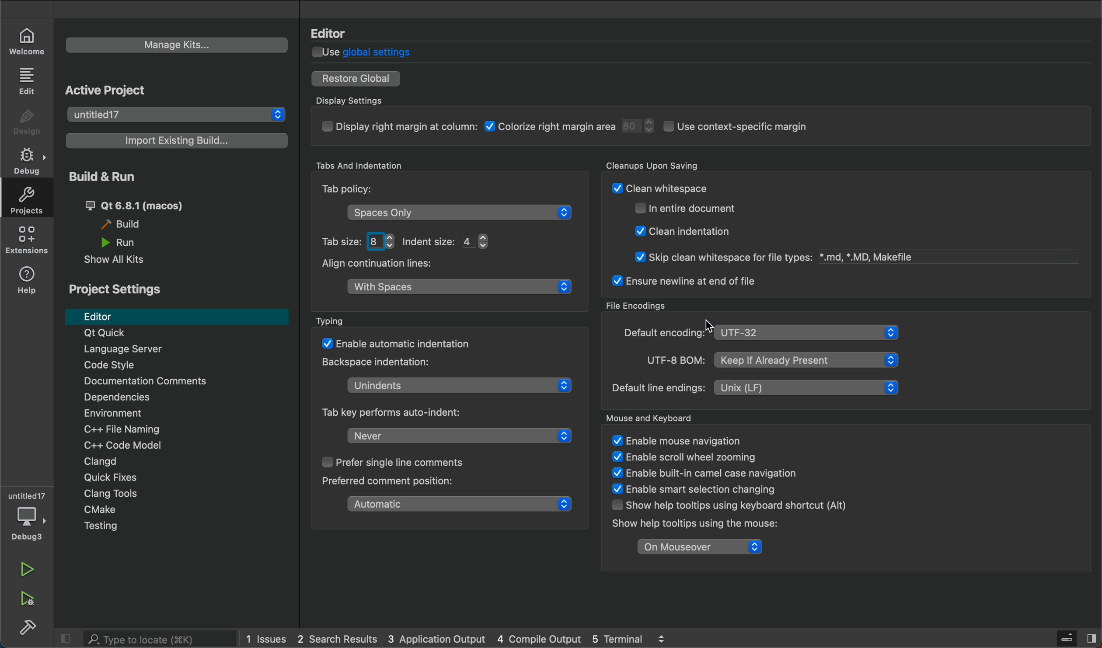  What do you see at coordinates (398, 342) in the screenshot?
I see `auto matic indentation ` at bounding box center [398, 342].